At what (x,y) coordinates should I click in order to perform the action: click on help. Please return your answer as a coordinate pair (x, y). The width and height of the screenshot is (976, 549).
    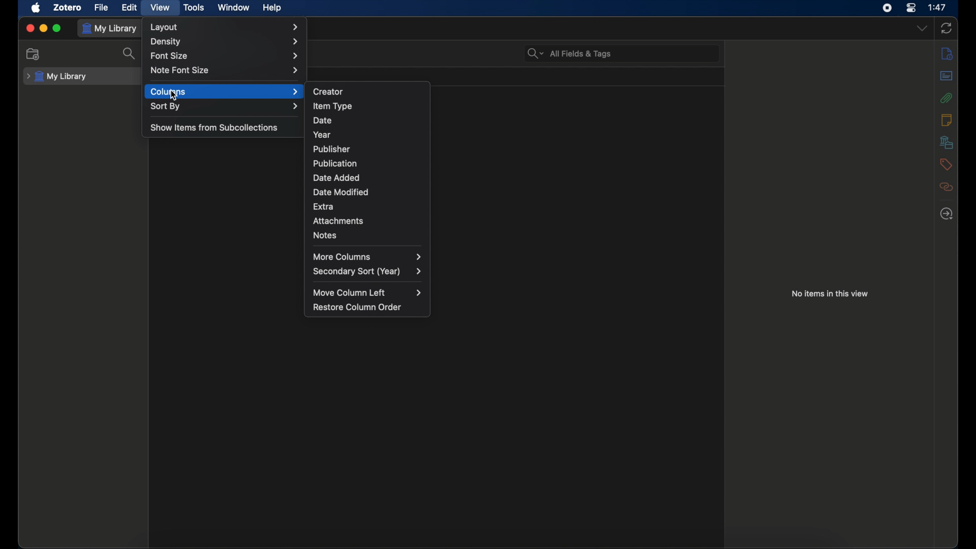
    Looking at the image, I should click on (271, 8).